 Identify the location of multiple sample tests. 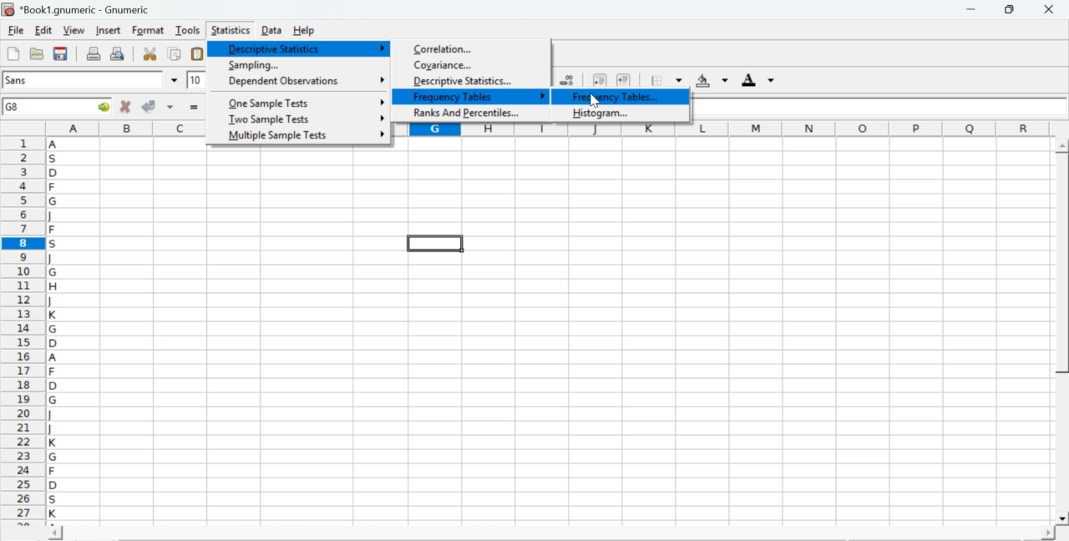
(277, 136).